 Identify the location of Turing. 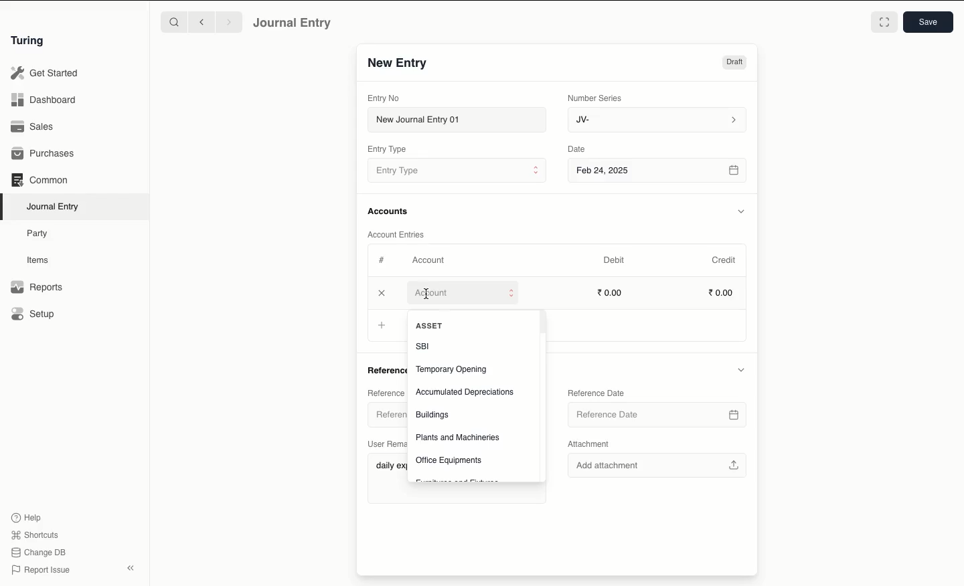
(30, 41).